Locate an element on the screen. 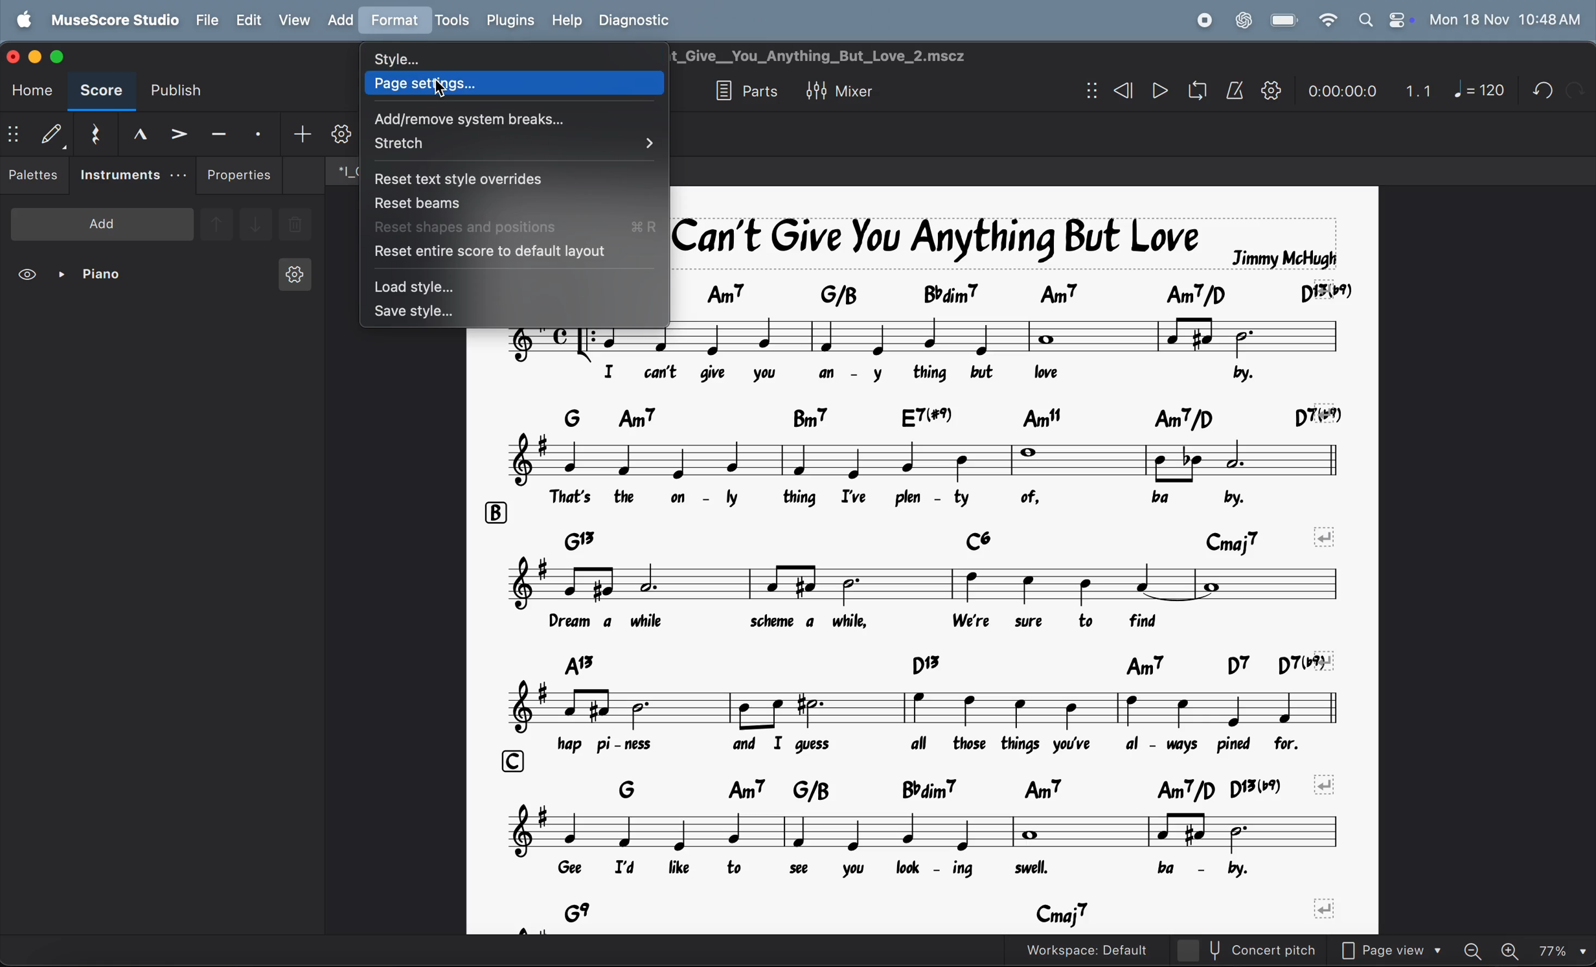 This screenshot has width=1596, height=967. note 120 is located at coordinates (1479, 91).